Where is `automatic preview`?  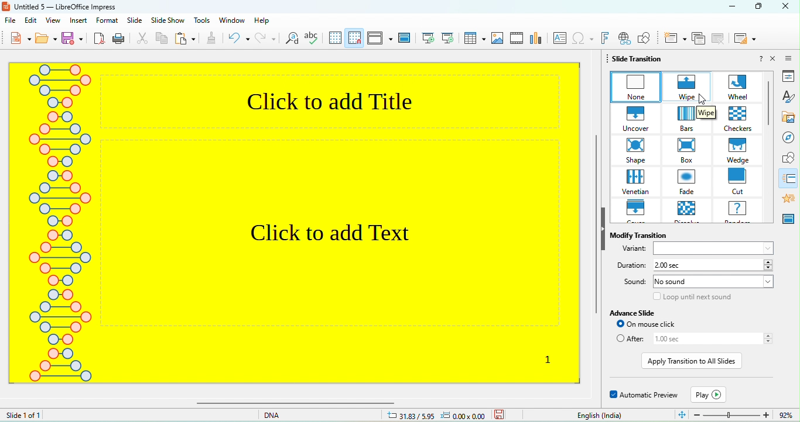 automatic preview is located at coordinates (642, 395).